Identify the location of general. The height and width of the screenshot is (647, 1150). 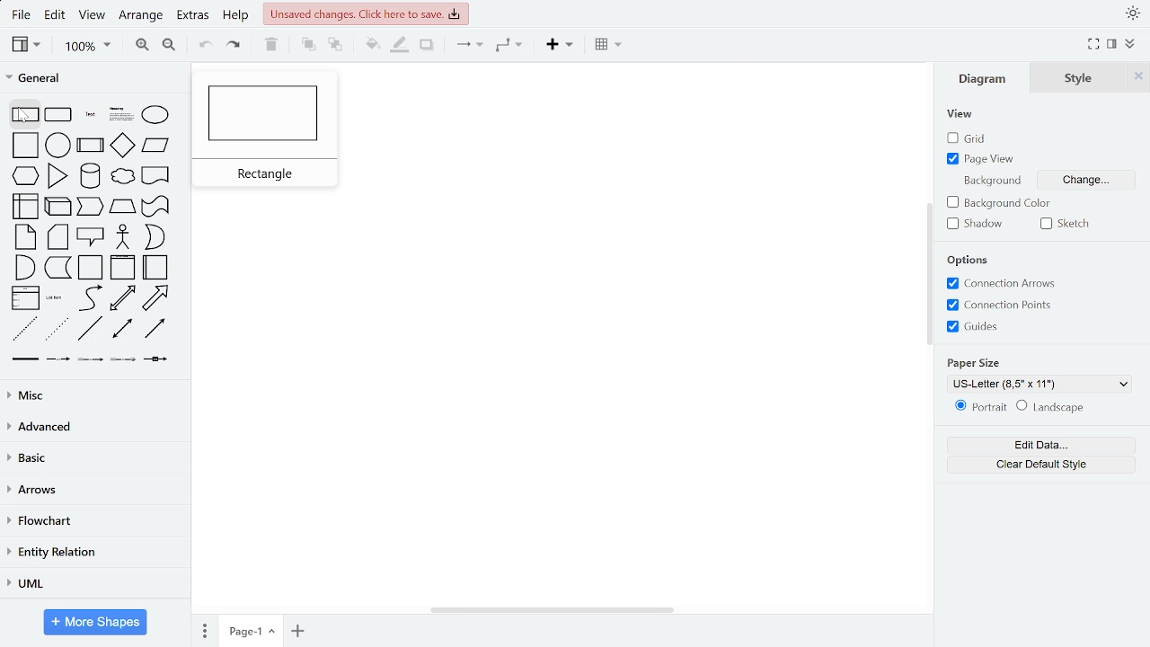
(93, 76).